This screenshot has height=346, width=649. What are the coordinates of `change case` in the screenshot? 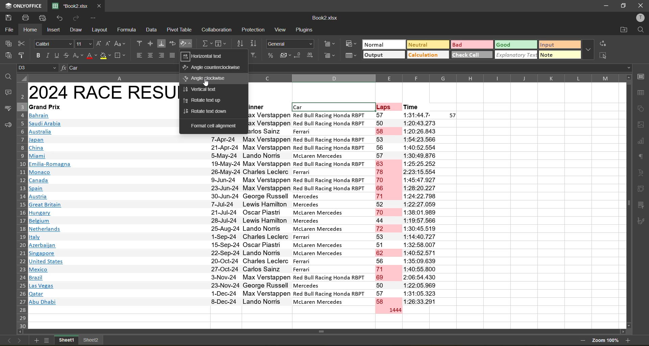 It's located at (120, 44).